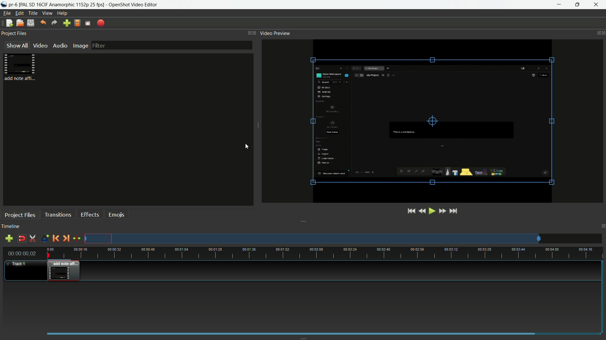 The image size is (606, 340). What do you see at coordinates (63, 271) in the screenshot?
I see `video in timeline` at bounding box center [63, 271].